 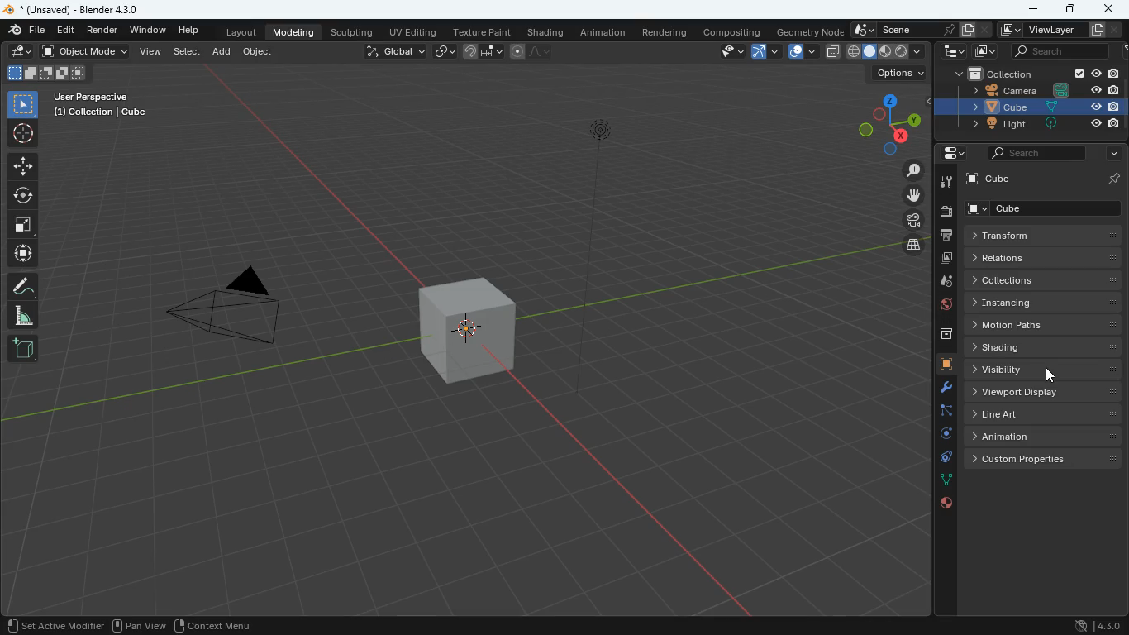 What do you see at coordinates (1113, 179) in the screenshot?
I see `pin` at bounding box center [1113, 179].